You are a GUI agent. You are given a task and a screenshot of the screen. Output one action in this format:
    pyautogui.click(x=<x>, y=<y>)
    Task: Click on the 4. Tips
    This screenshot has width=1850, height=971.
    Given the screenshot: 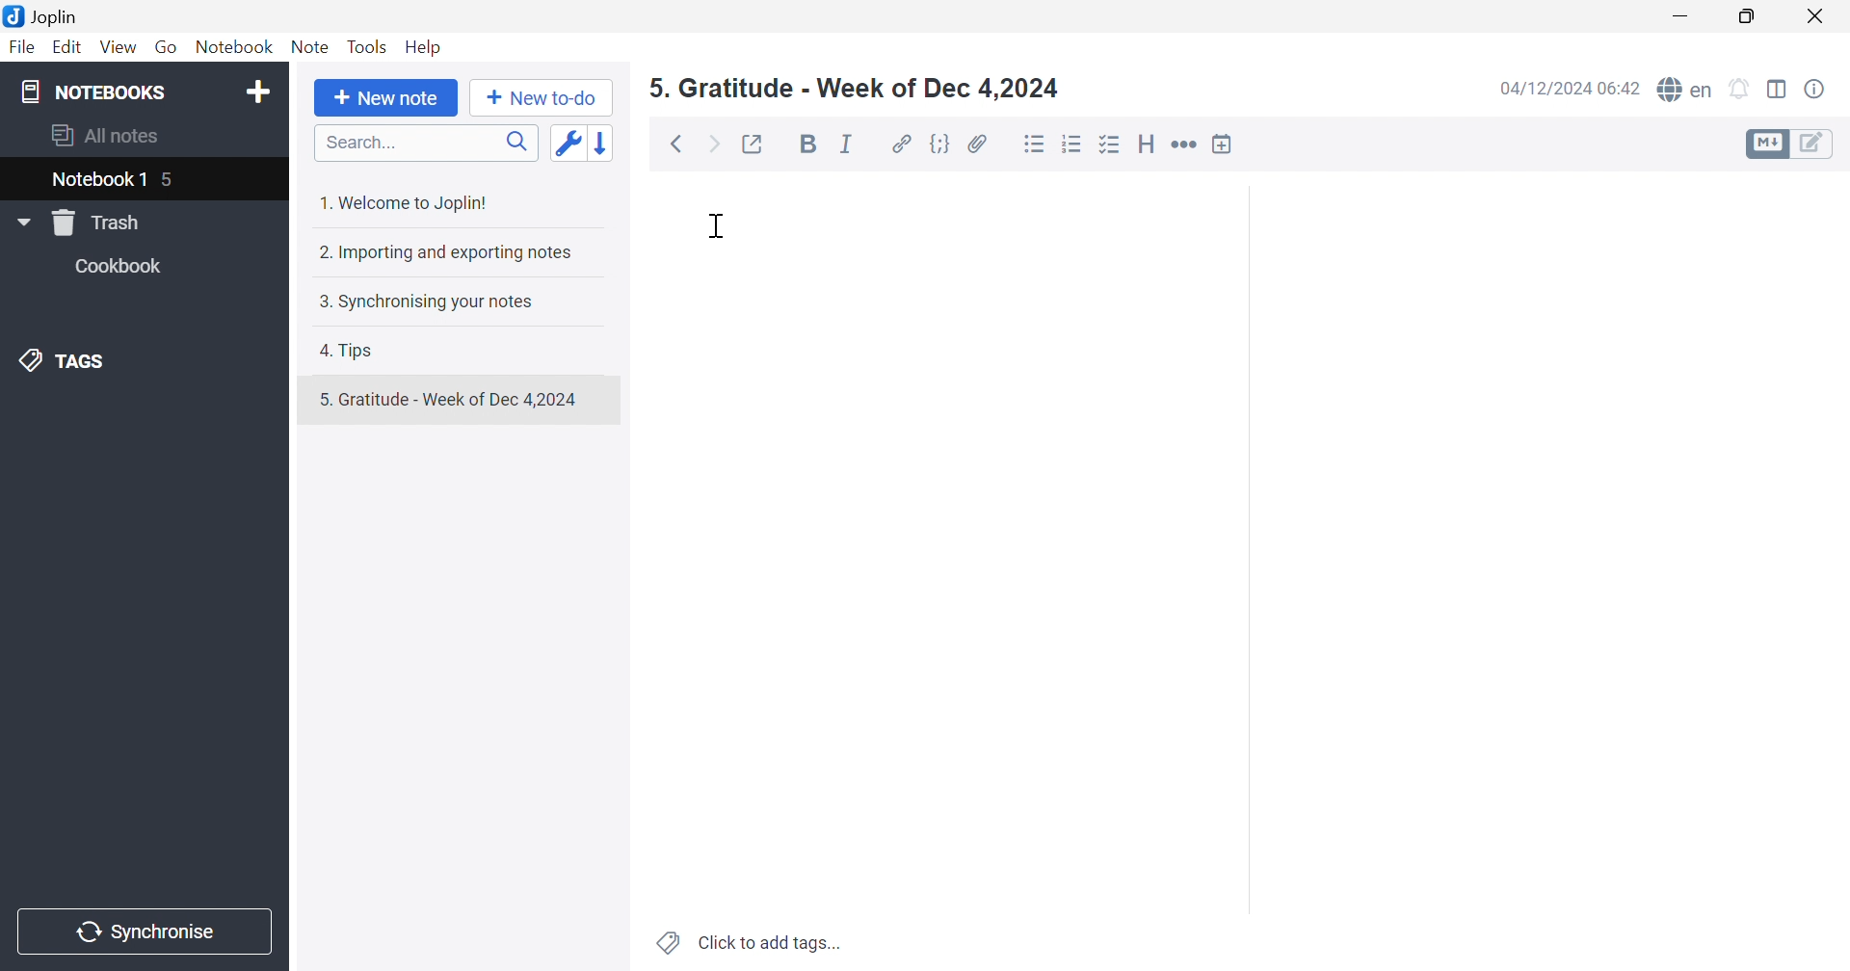 What is the action you would take?
    pyautogui.click(x=350, y=351)
    